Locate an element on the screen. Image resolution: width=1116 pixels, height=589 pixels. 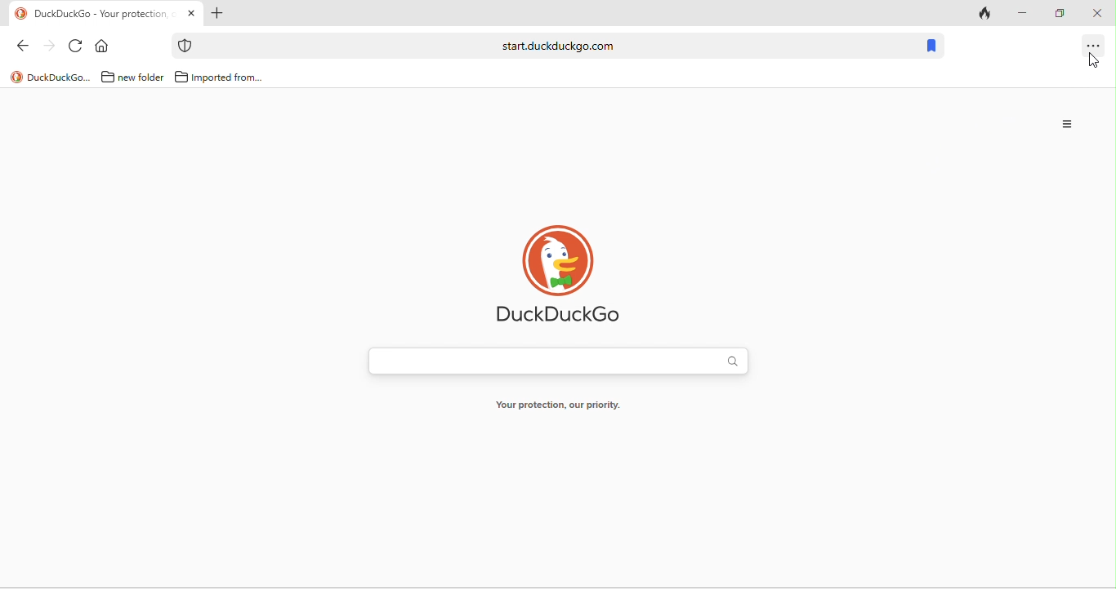
minimize is located at coordinates (1024, 13).